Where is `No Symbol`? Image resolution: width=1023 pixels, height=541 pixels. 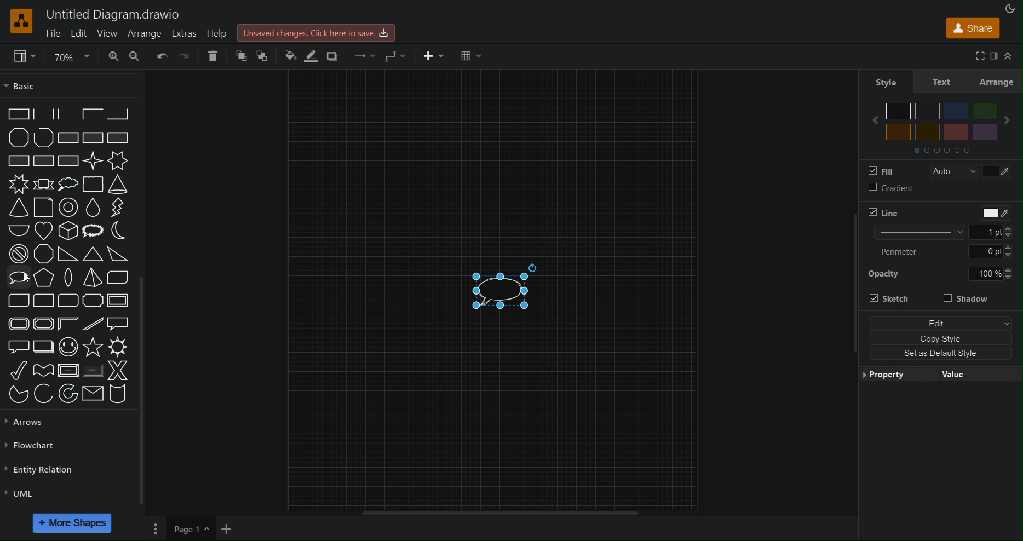 No Symbol is located at coordinates (17, 253).